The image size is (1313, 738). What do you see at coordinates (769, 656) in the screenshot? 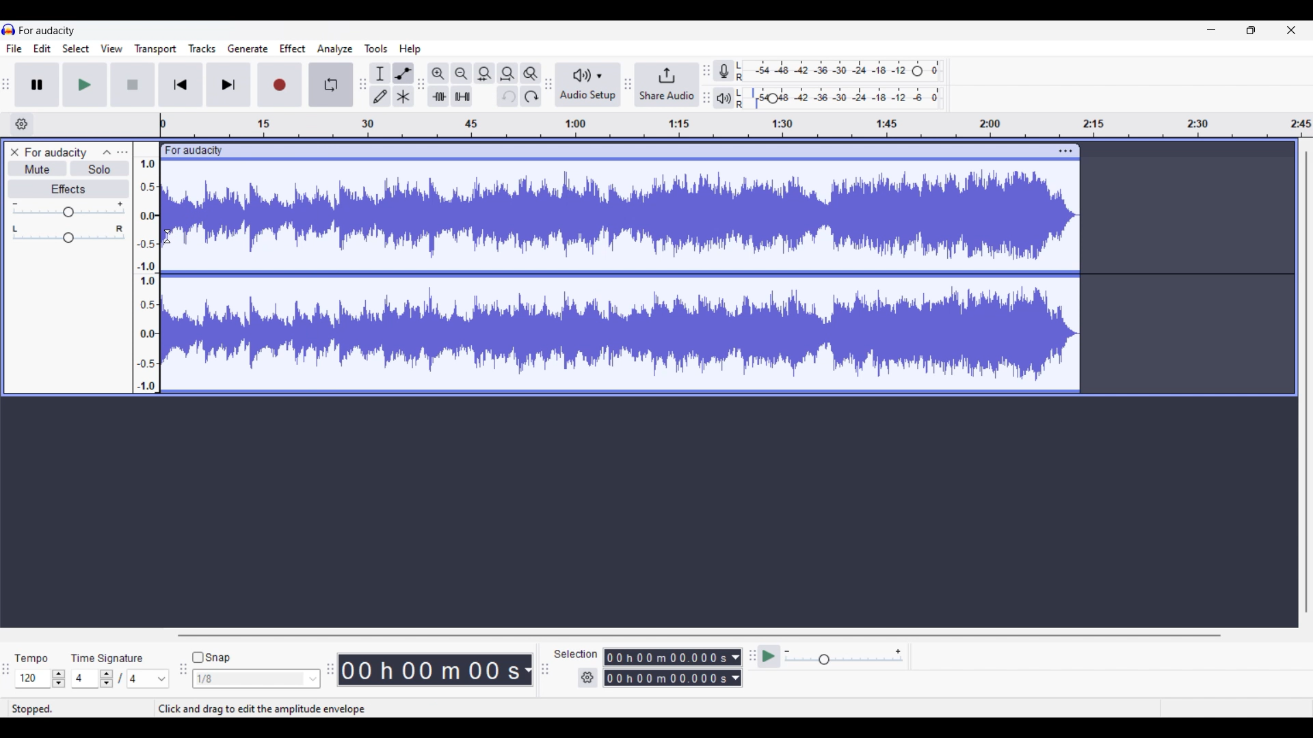
I see `play at speed` at bounding box center [769, 656].